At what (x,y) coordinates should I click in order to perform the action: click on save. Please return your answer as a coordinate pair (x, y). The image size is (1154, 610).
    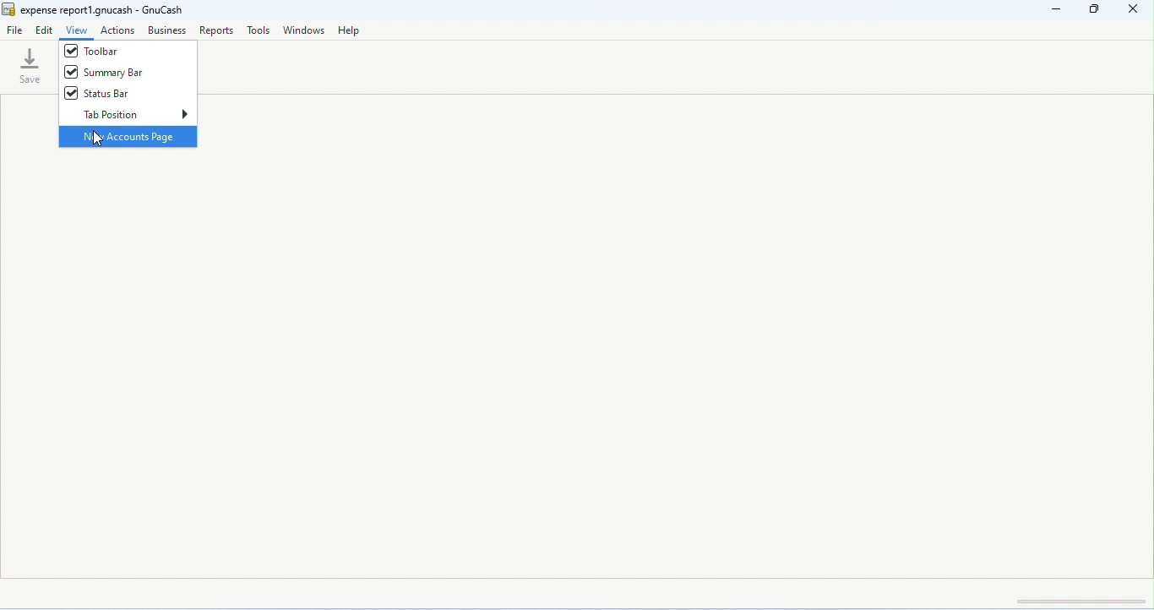
    Looking at the image, I should click on (32, 65).